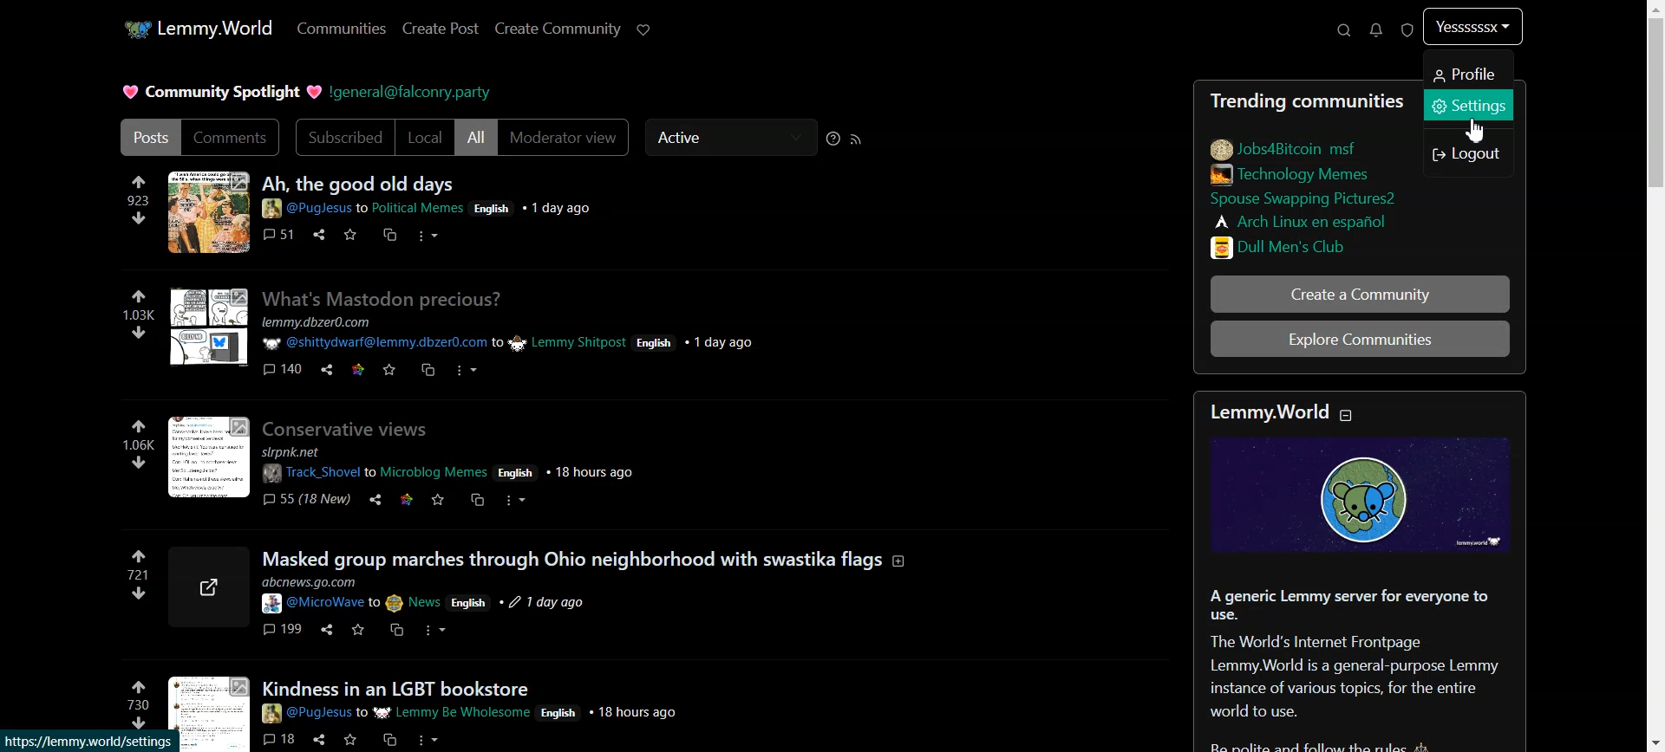 The width and height of the screenshot is (1665, 752). Describe the element at coordinates (136, 314) in the screenshot. I see `numbers` at that location.